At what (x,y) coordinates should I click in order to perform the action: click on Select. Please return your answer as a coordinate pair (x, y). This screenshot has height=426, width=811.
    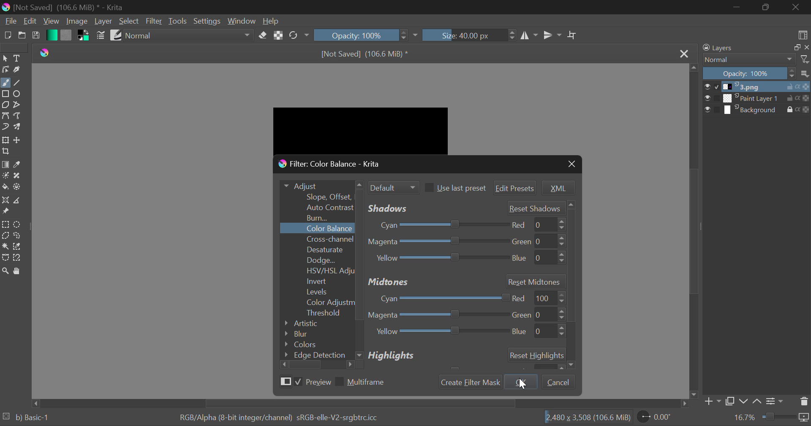
    Looking at the image, I should click on (5, 59).